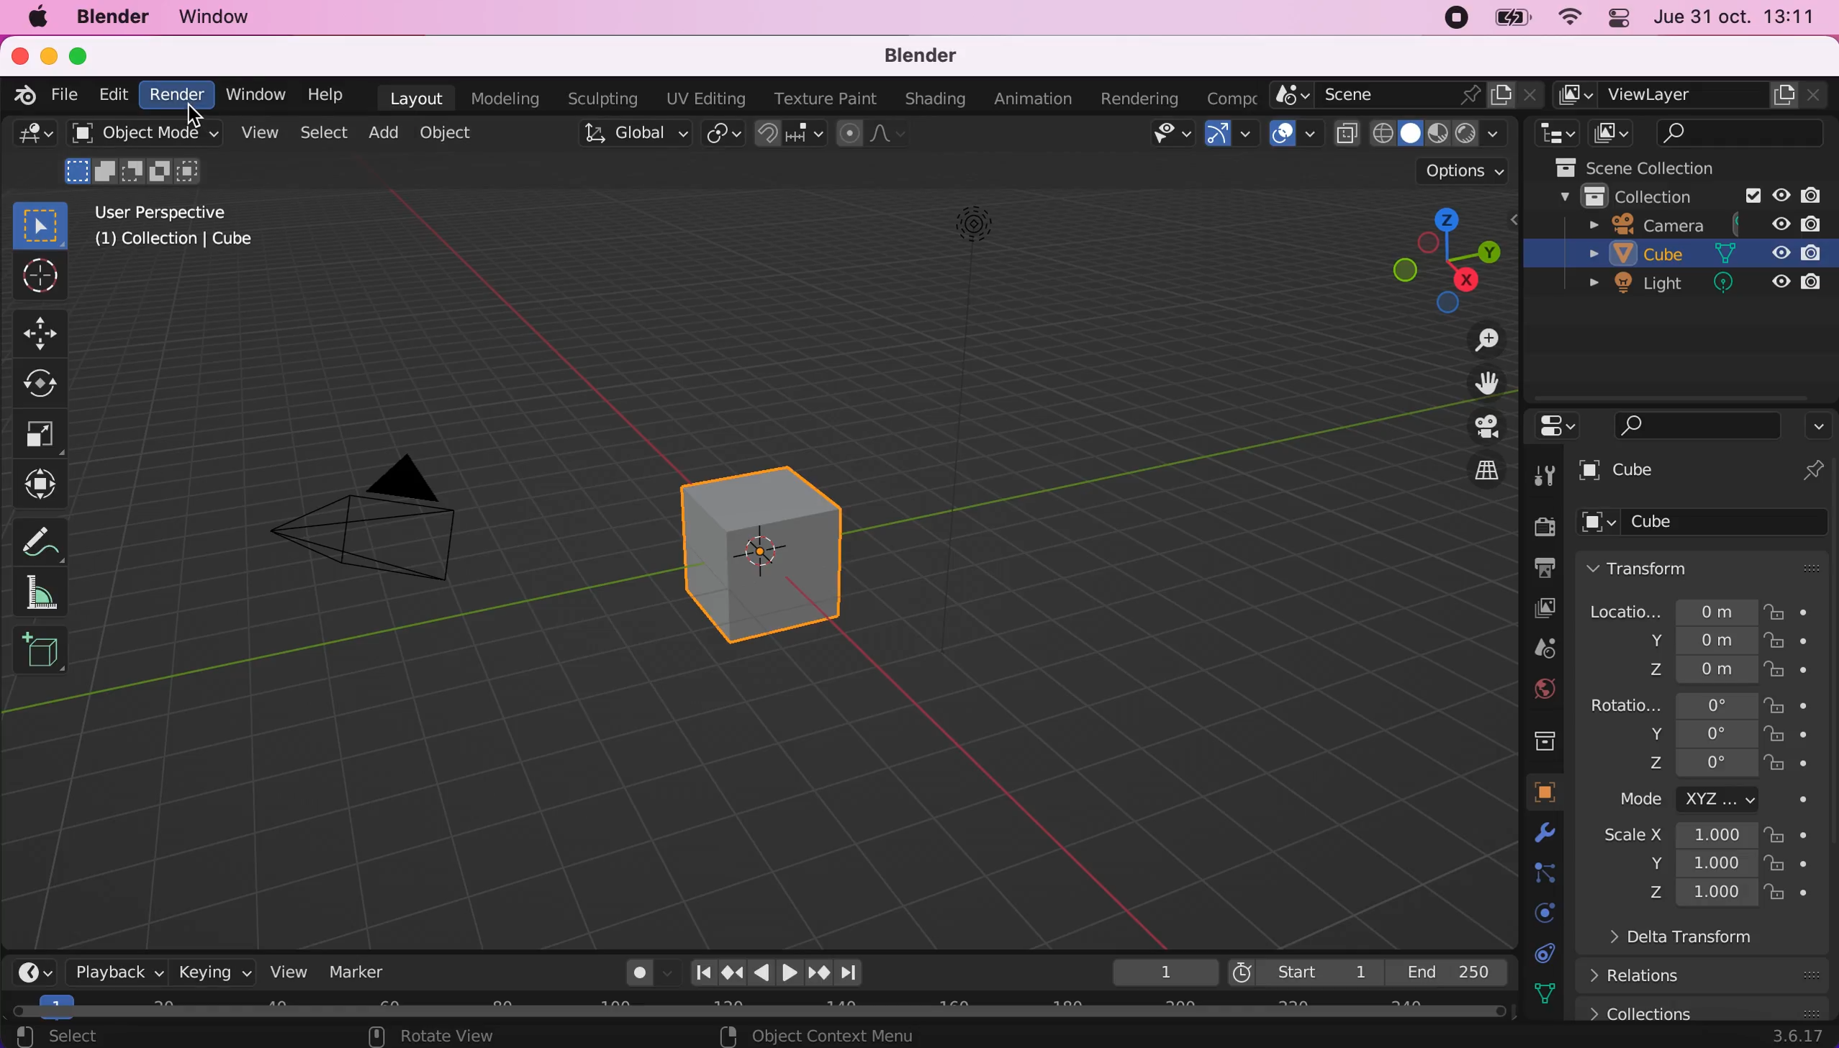 The height and width of the screenshot is (1048, 1839). I want to click on user perspective [1] collection | cube, so click(183, 230).